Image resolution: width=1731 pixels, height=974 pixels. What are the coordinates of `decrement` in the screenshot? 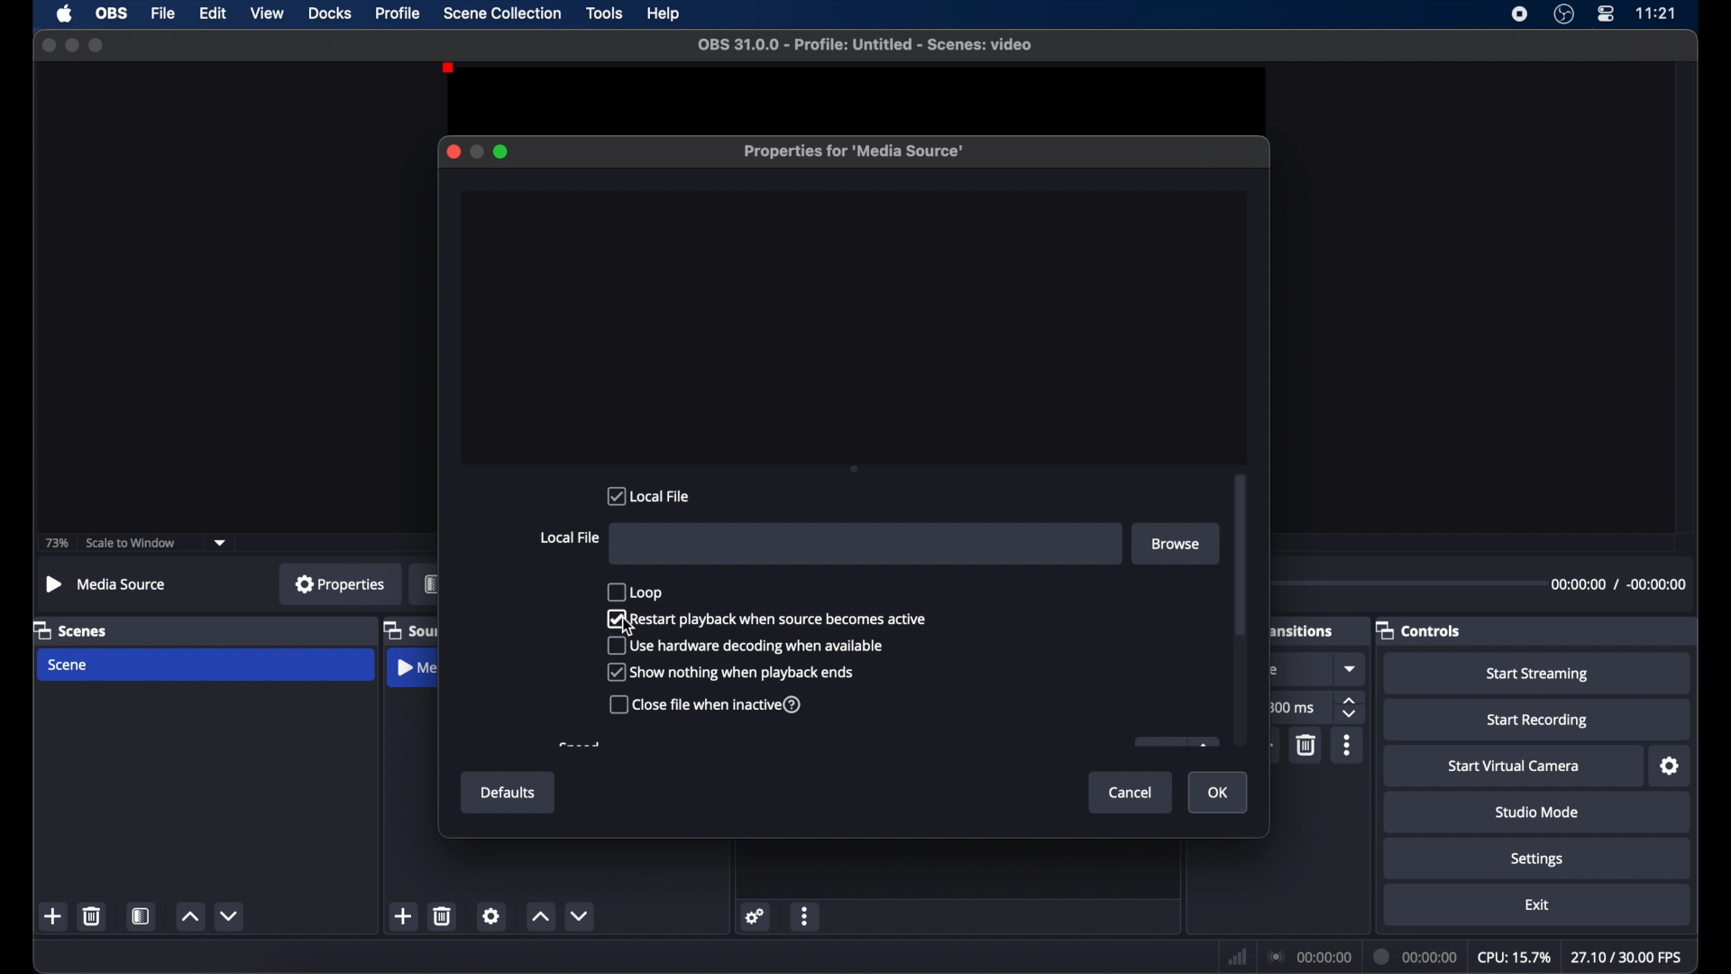 It's located at (229, 915).